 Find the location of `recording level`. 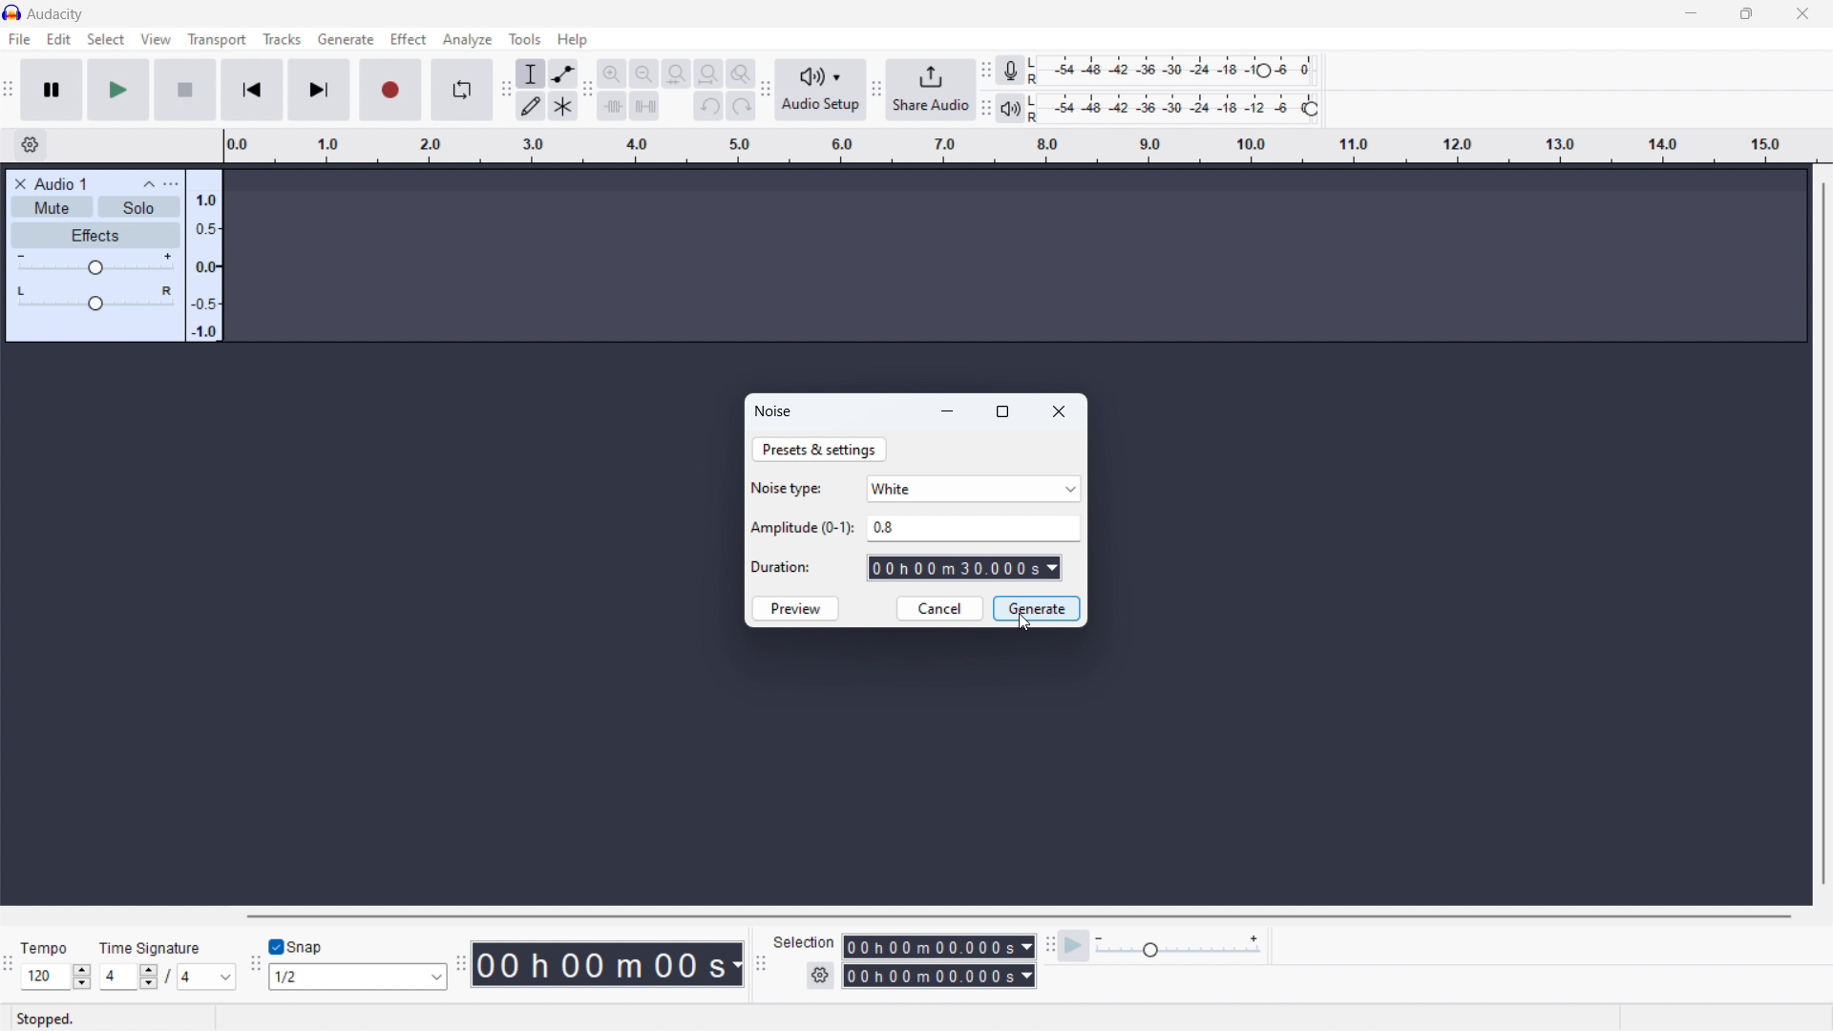

recording level is located at coordinates (1184, 68).